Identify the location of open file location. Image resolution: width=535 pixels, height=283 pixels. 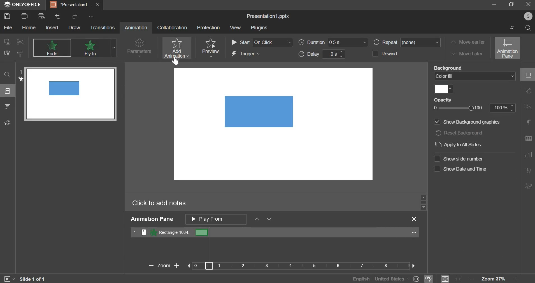
(510, 29).